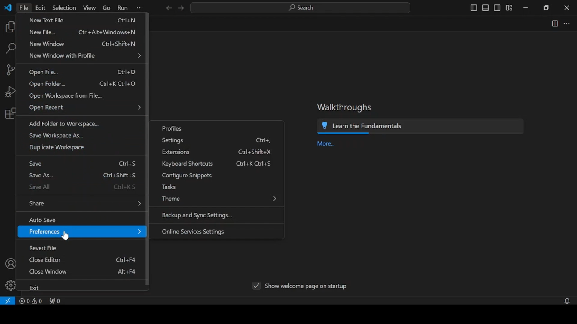 The width and height of the screenshot is (577, 324). Describe the element at coordinates (255, 285) in the screenshot. I see `tick` at that location.